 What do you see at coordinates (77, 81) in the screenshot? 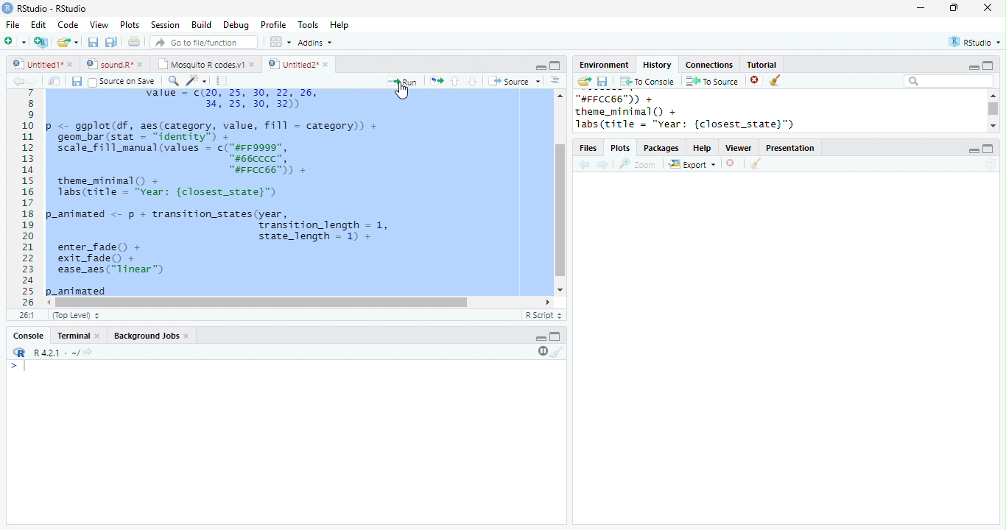
I see `save` at bounding box center [77, 81].